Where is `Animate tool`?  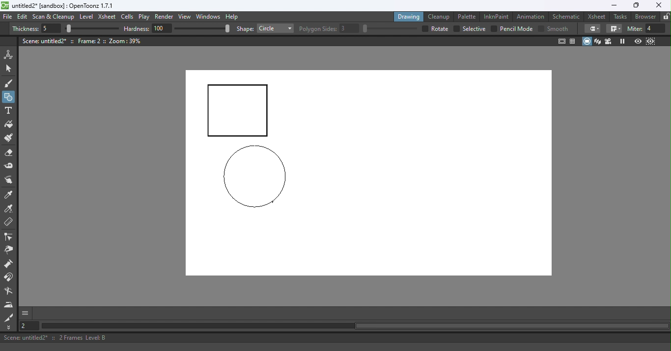 Animate tool is located at coordinates (10, 54).